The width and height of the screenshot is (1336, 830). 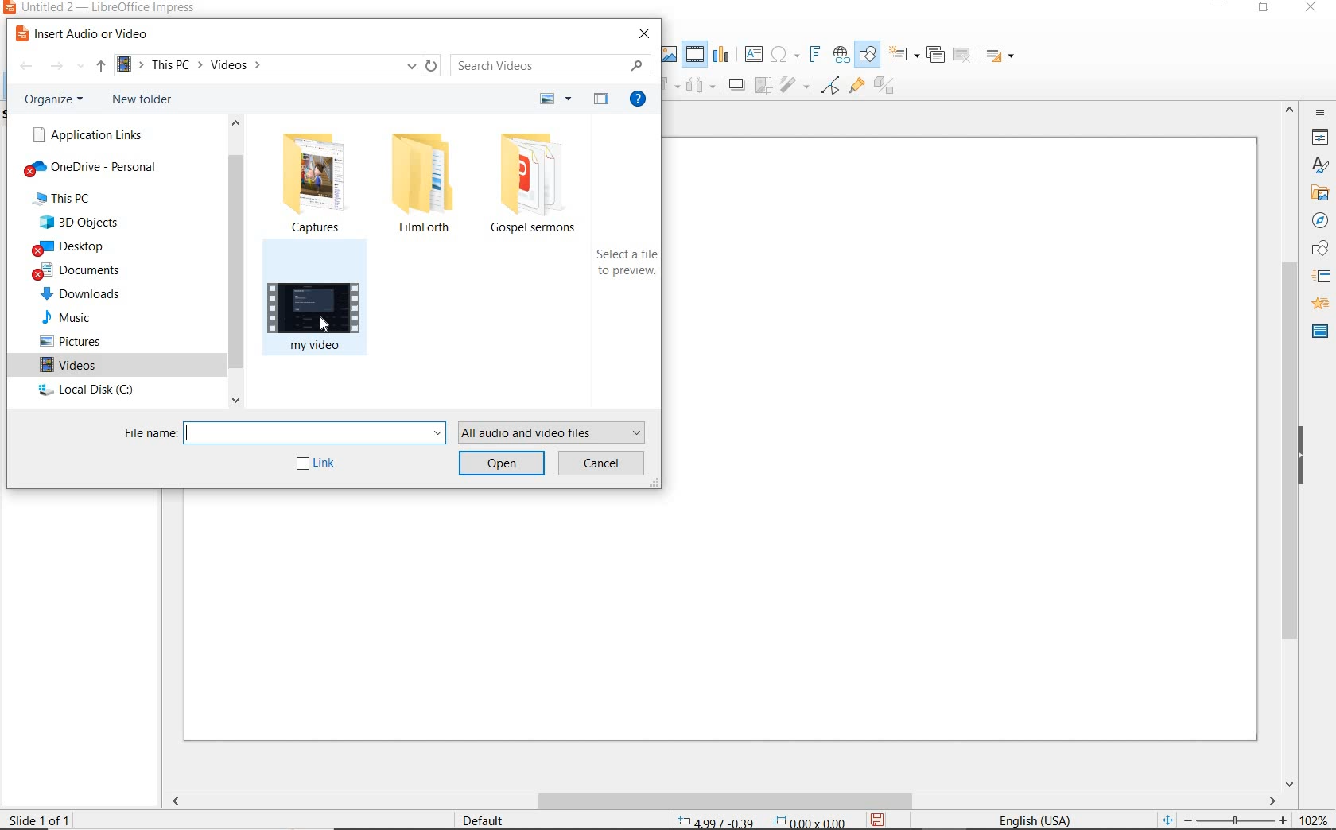 I want to click on INSERT SPECIAL CHARACTERS, so click(x=785, y=55).